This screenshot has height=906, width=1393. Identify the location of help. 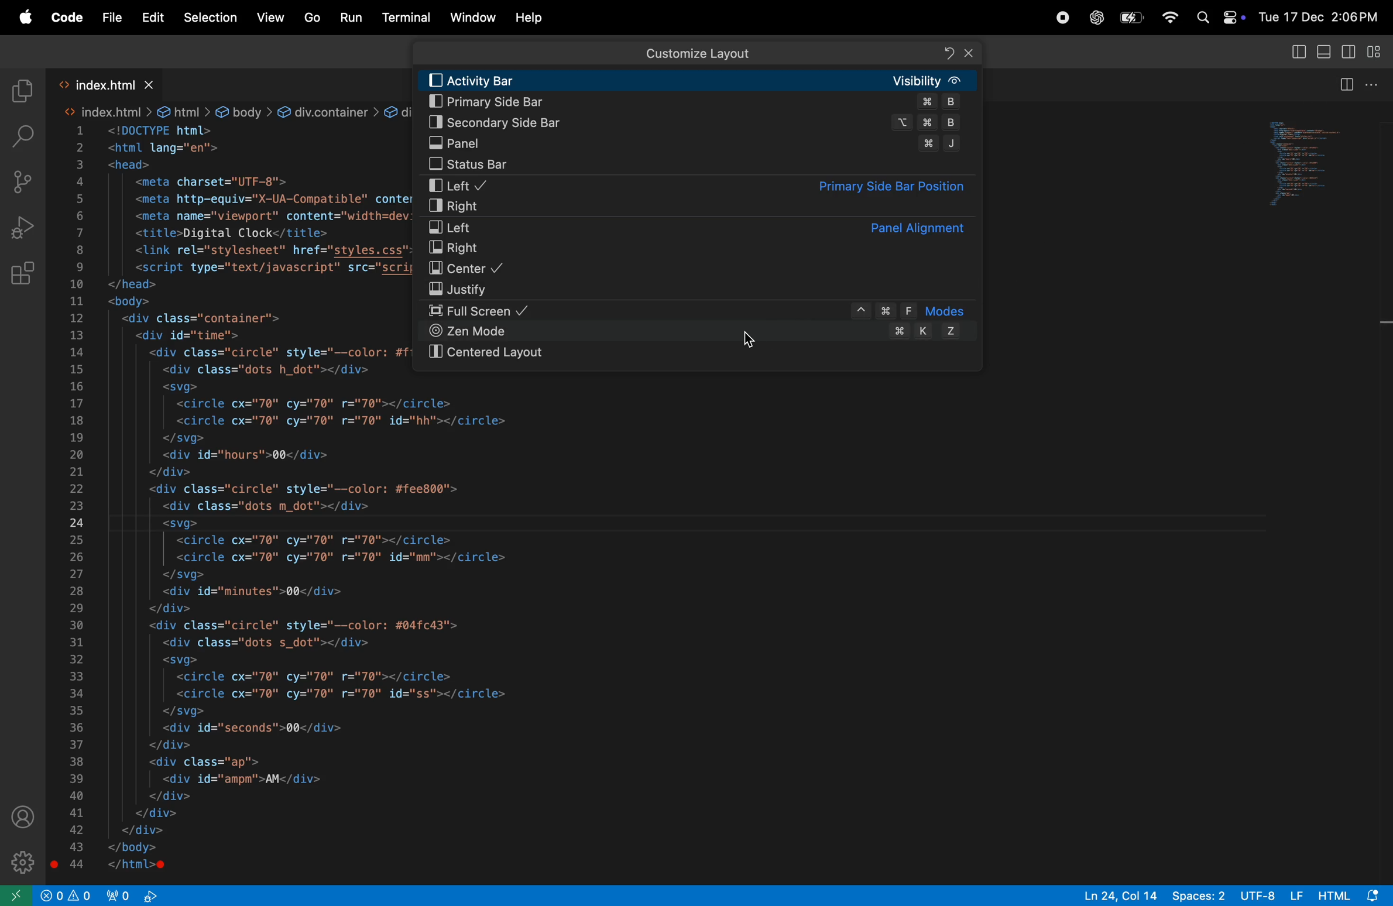
(530, 17).